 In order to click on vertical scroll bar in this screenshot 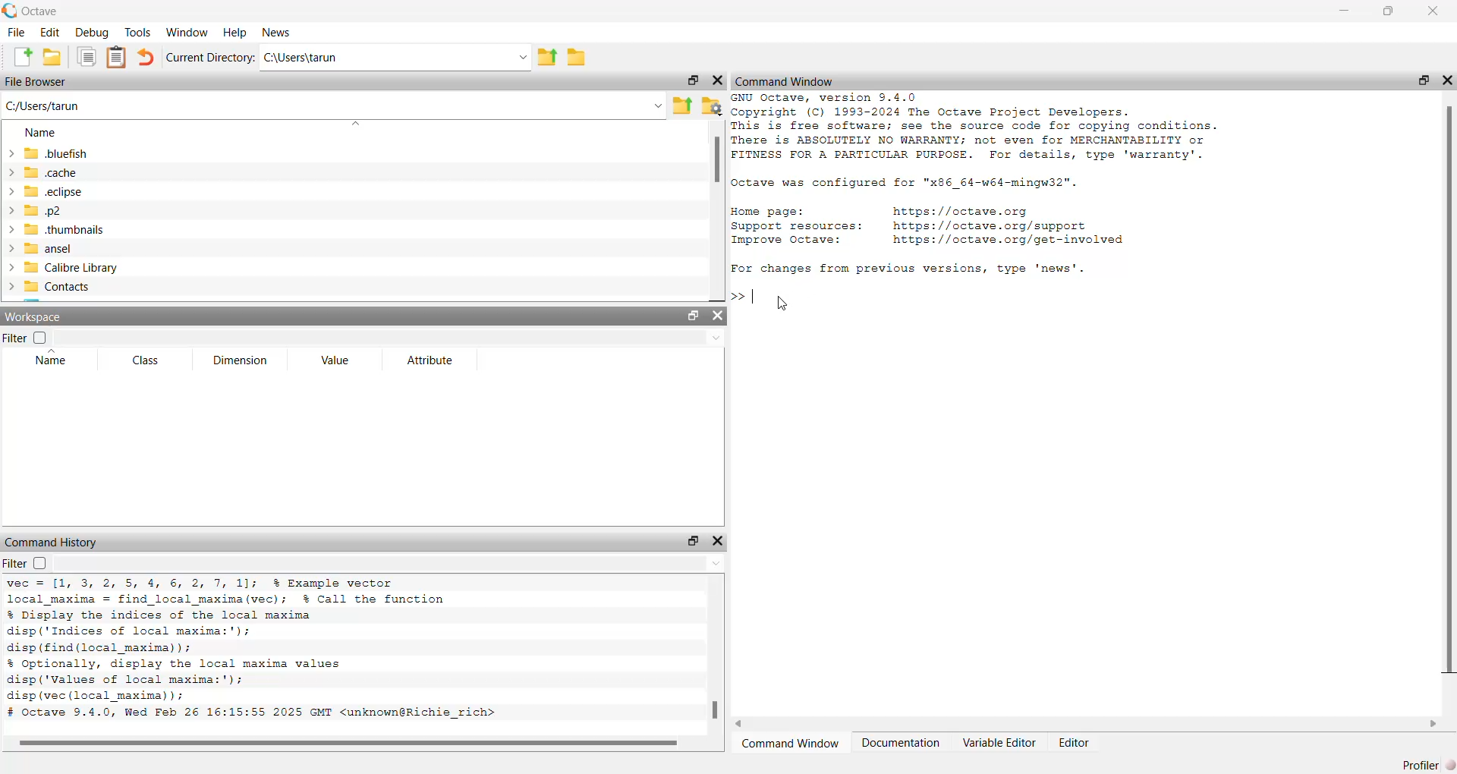, I will do `click(717, 211)`.